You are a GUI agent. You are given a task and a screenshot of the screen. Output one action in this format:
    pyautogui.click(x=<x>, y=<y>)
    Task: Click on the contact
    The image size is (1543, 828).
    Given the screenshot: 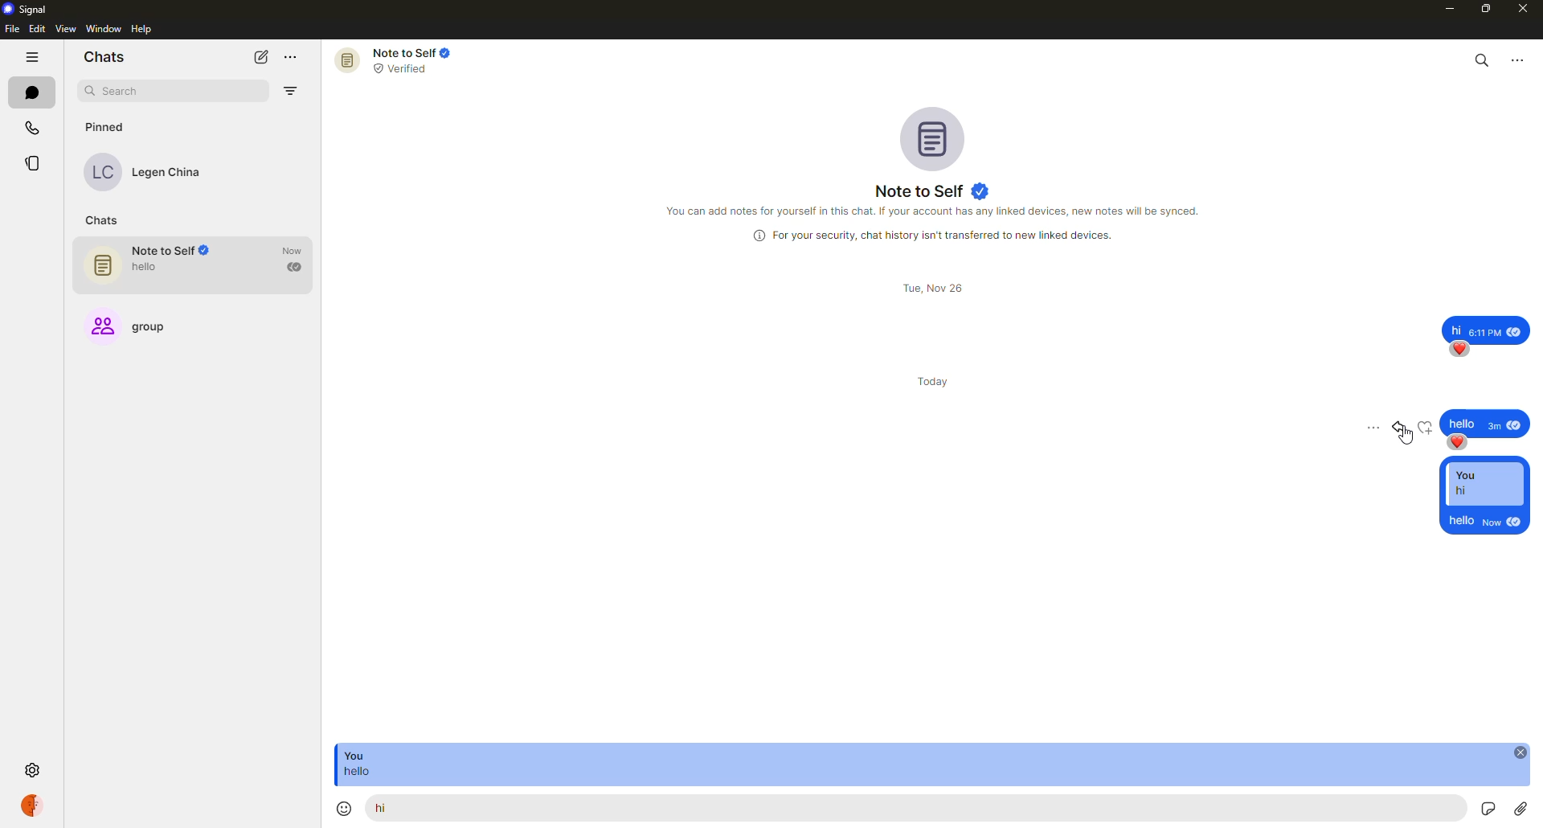 What is the action you would take?
    pyautogui.click(x=154, y=172)
    